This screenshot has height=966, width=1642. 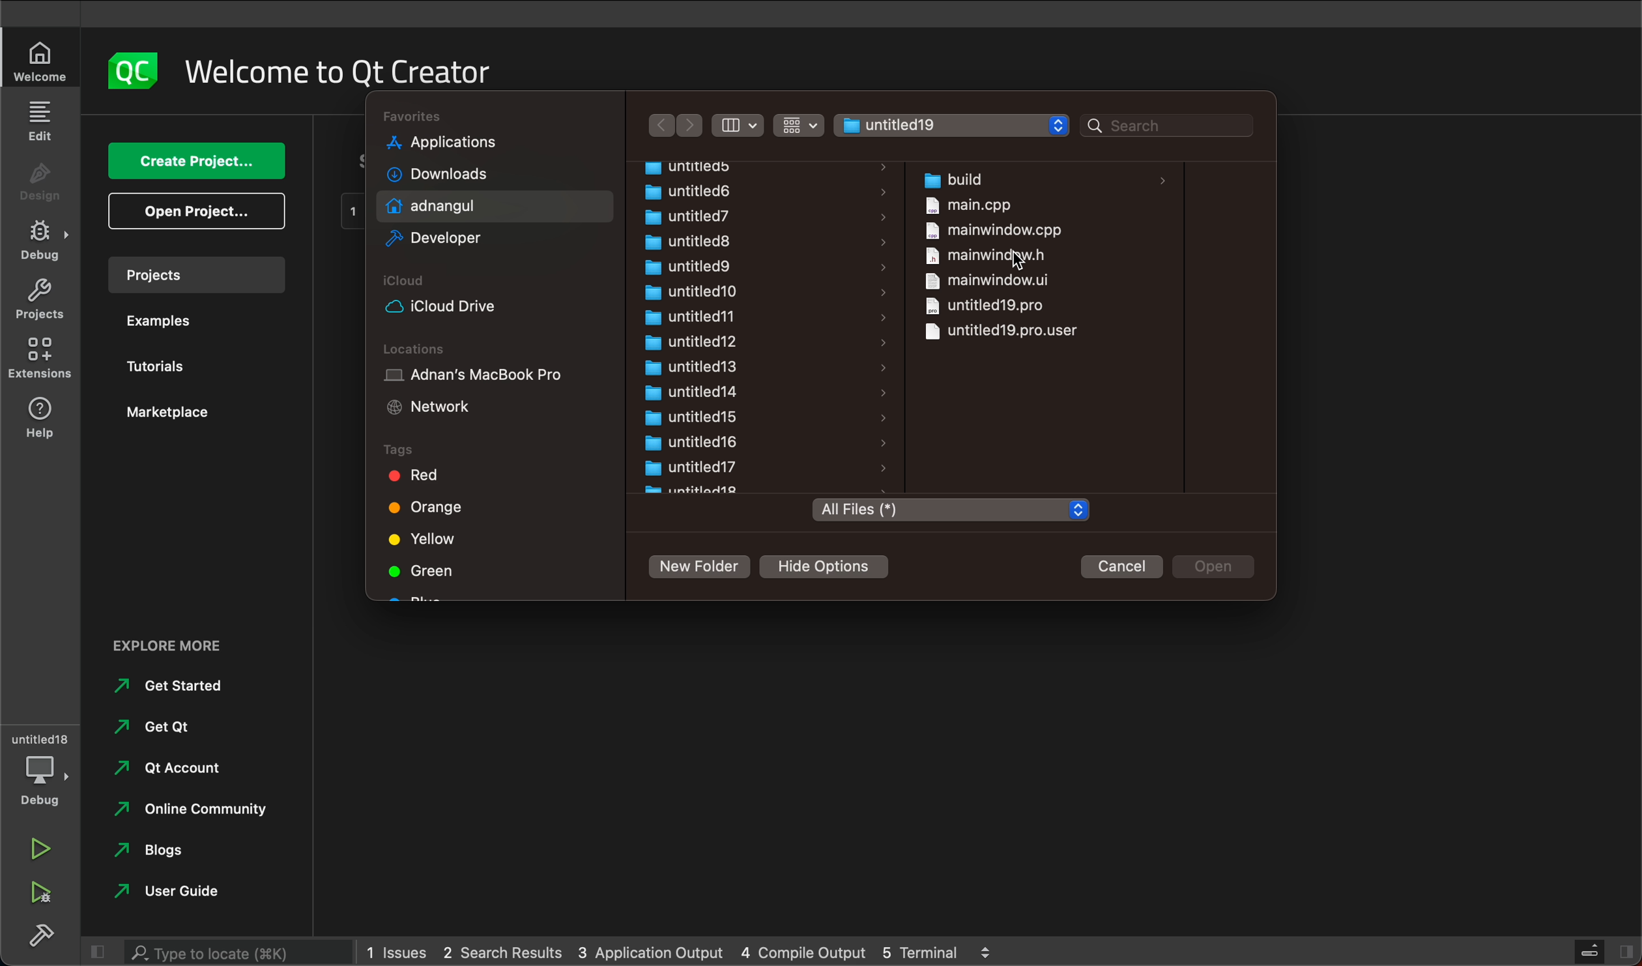 I want to click on untitled6, so click(x=708, y=190).